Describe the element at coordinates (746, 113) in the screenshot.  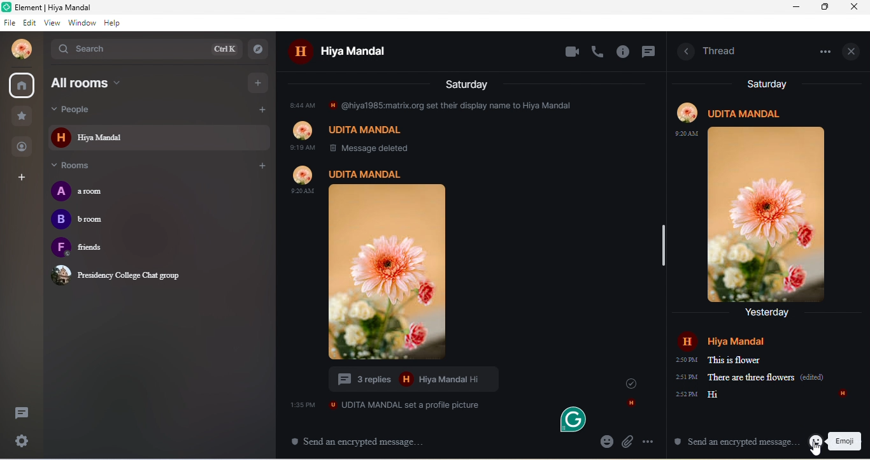
I see `UDITA MANDAL` at that location.